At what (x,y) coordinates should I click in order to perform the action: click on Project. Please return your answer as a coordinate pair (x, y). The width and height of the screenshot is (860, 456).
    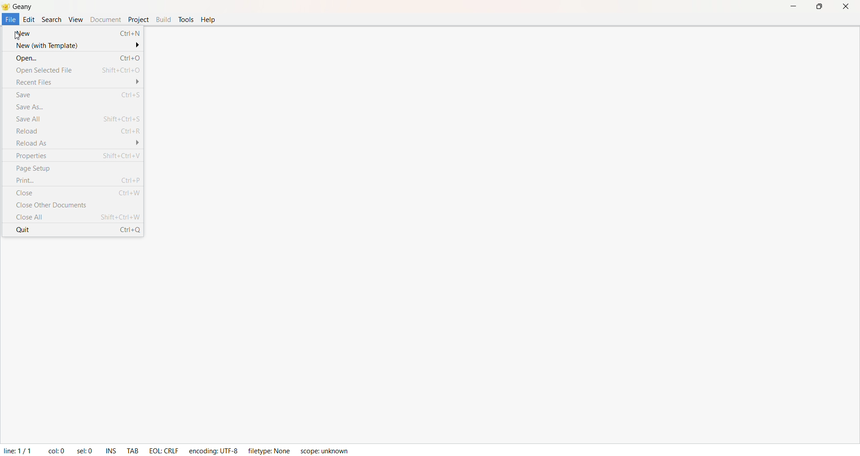
    Looking at the image, I should click on (138, 19).